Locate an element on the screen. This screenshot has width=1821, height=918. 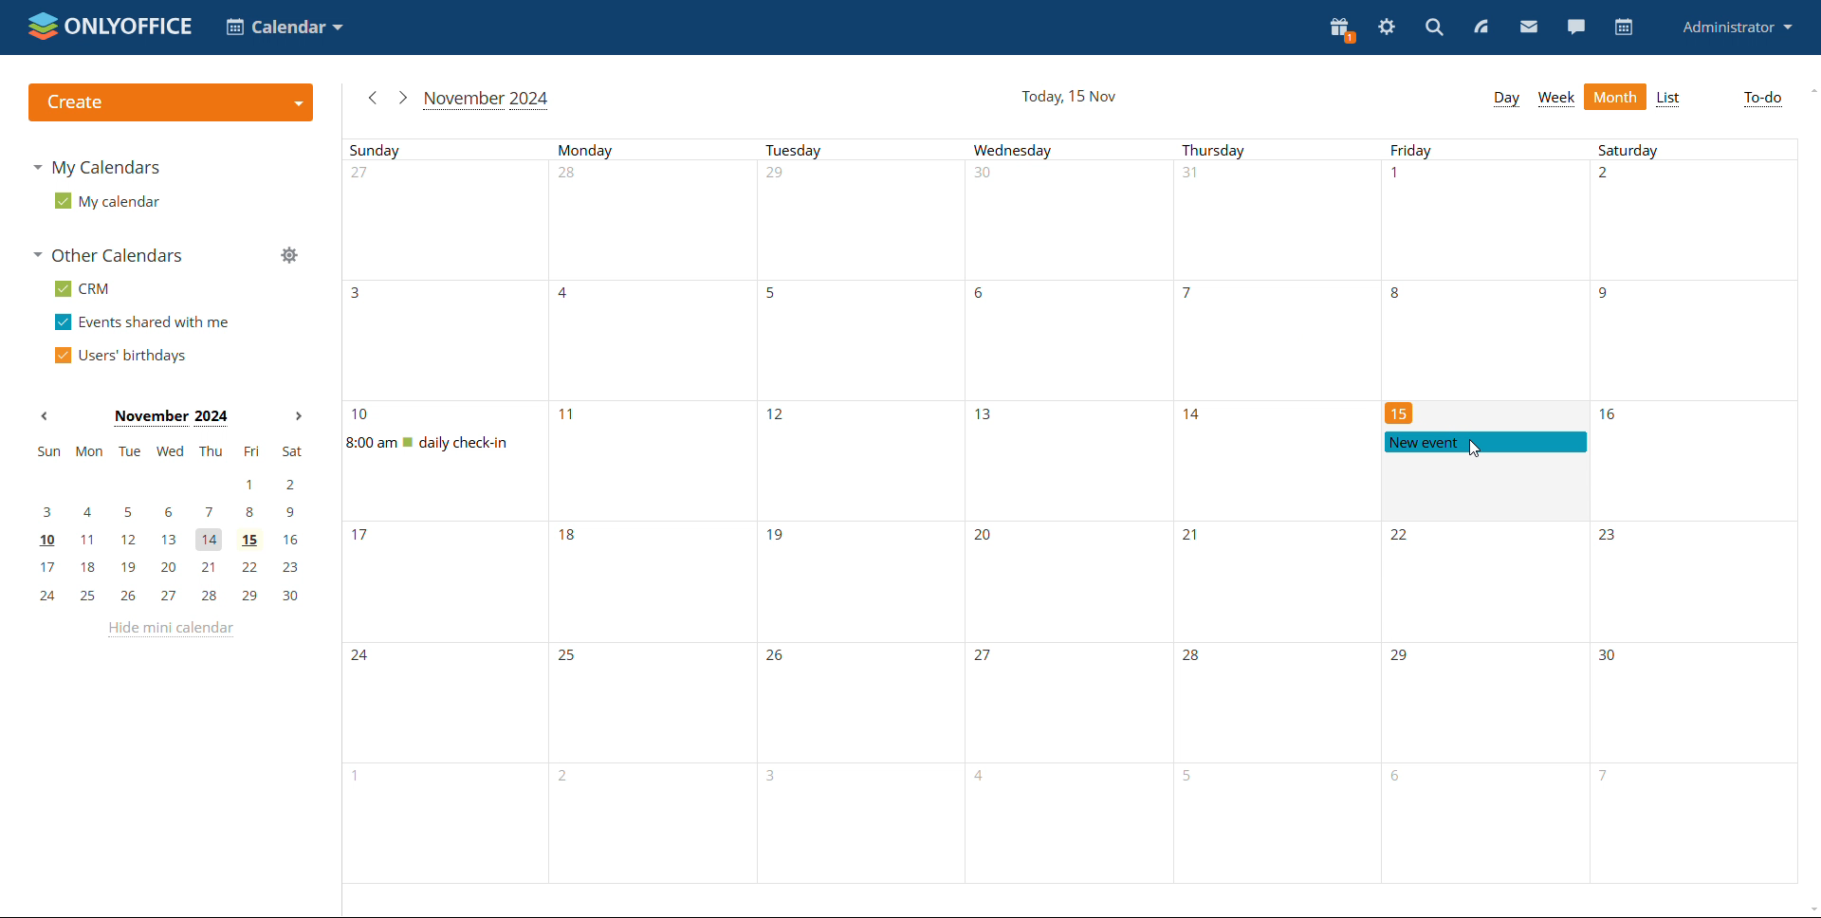
individual day is located at coordinates (1692, 151).